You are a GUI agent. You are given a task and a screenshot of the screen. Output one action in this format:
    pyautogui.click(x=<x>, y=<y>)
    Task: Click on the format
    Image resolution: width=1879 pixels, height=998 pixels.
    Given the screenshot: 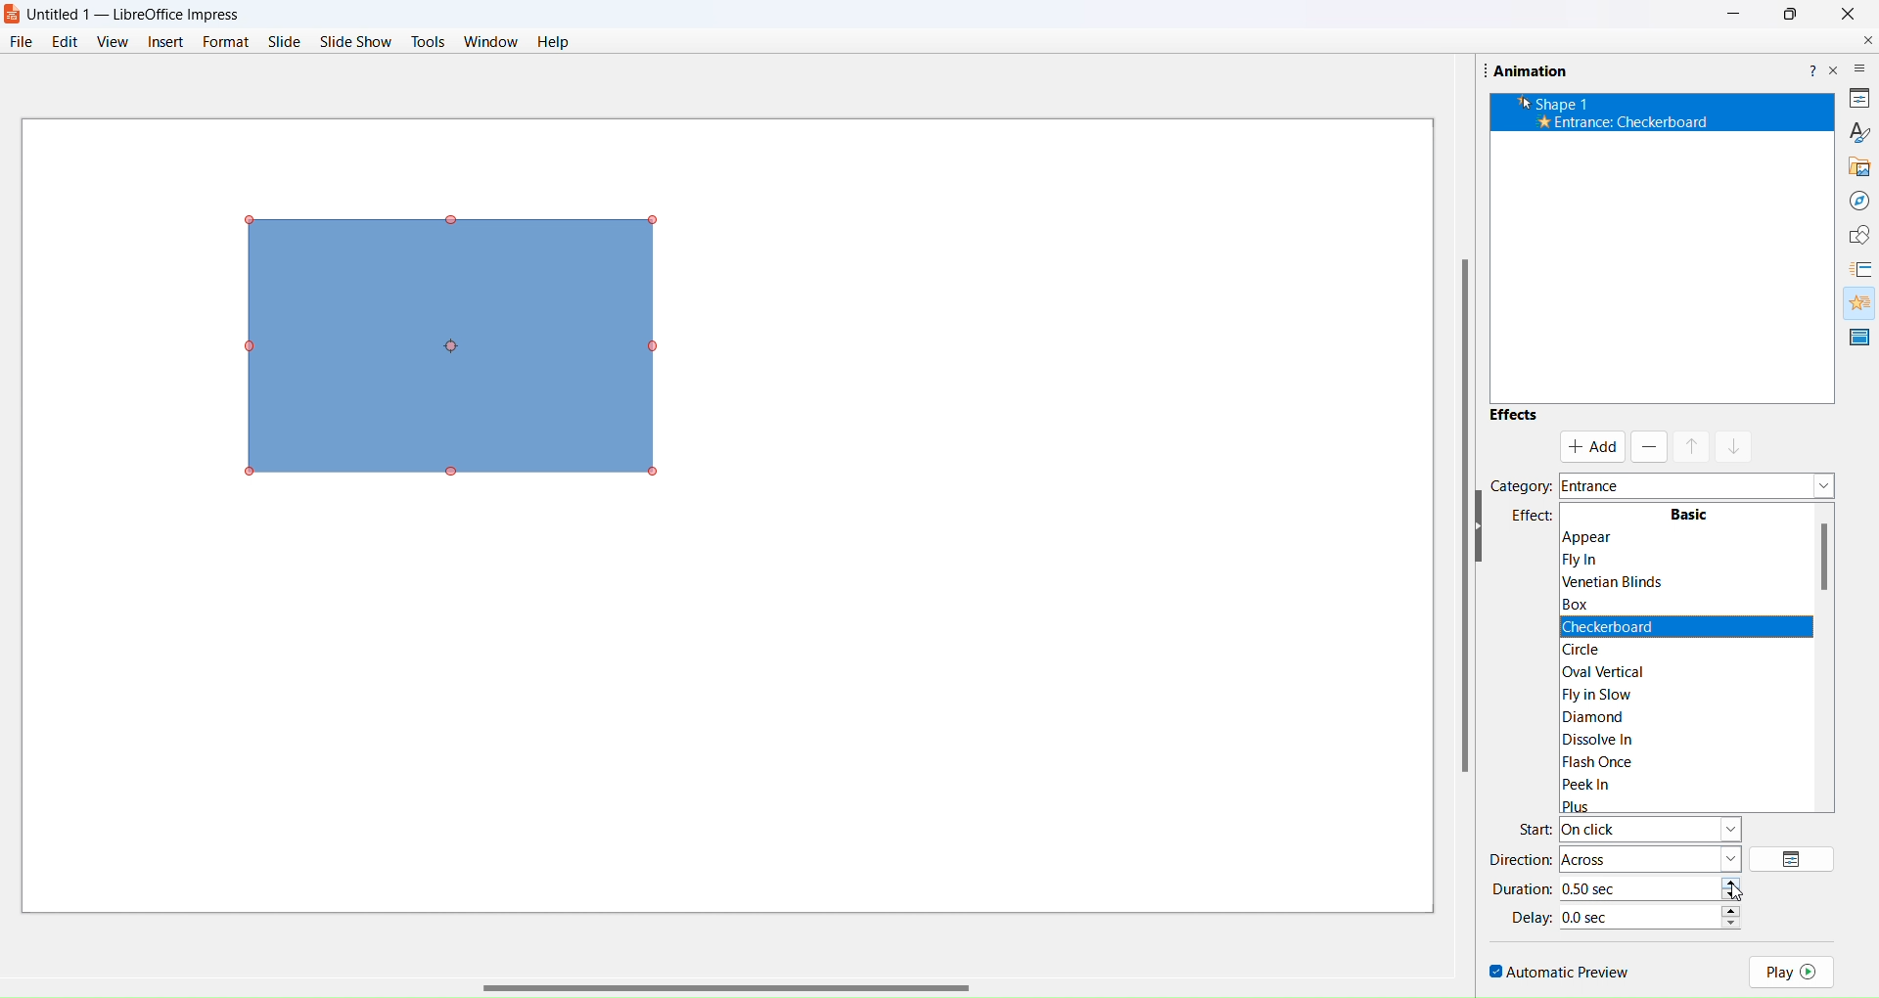 What is the action you would take?
    pyautogui.click(x=224, y=40)
    